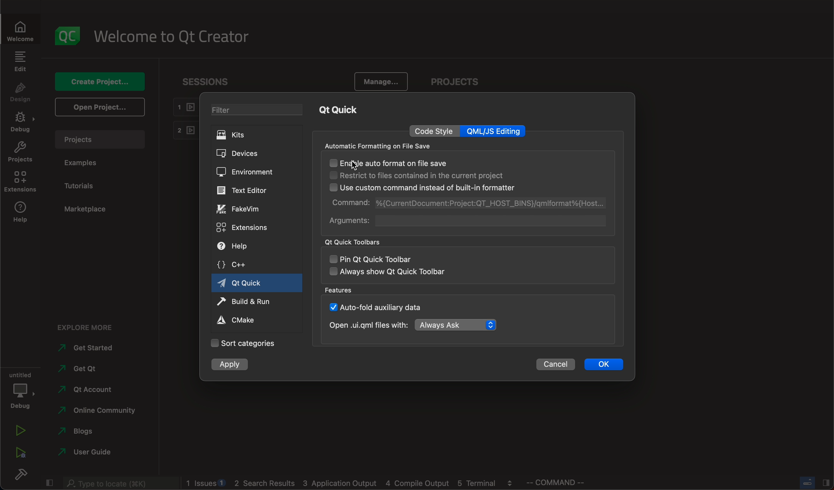 The width and height of the screenshot is (834, 490). I want to click on extensions, so click(20, 182).